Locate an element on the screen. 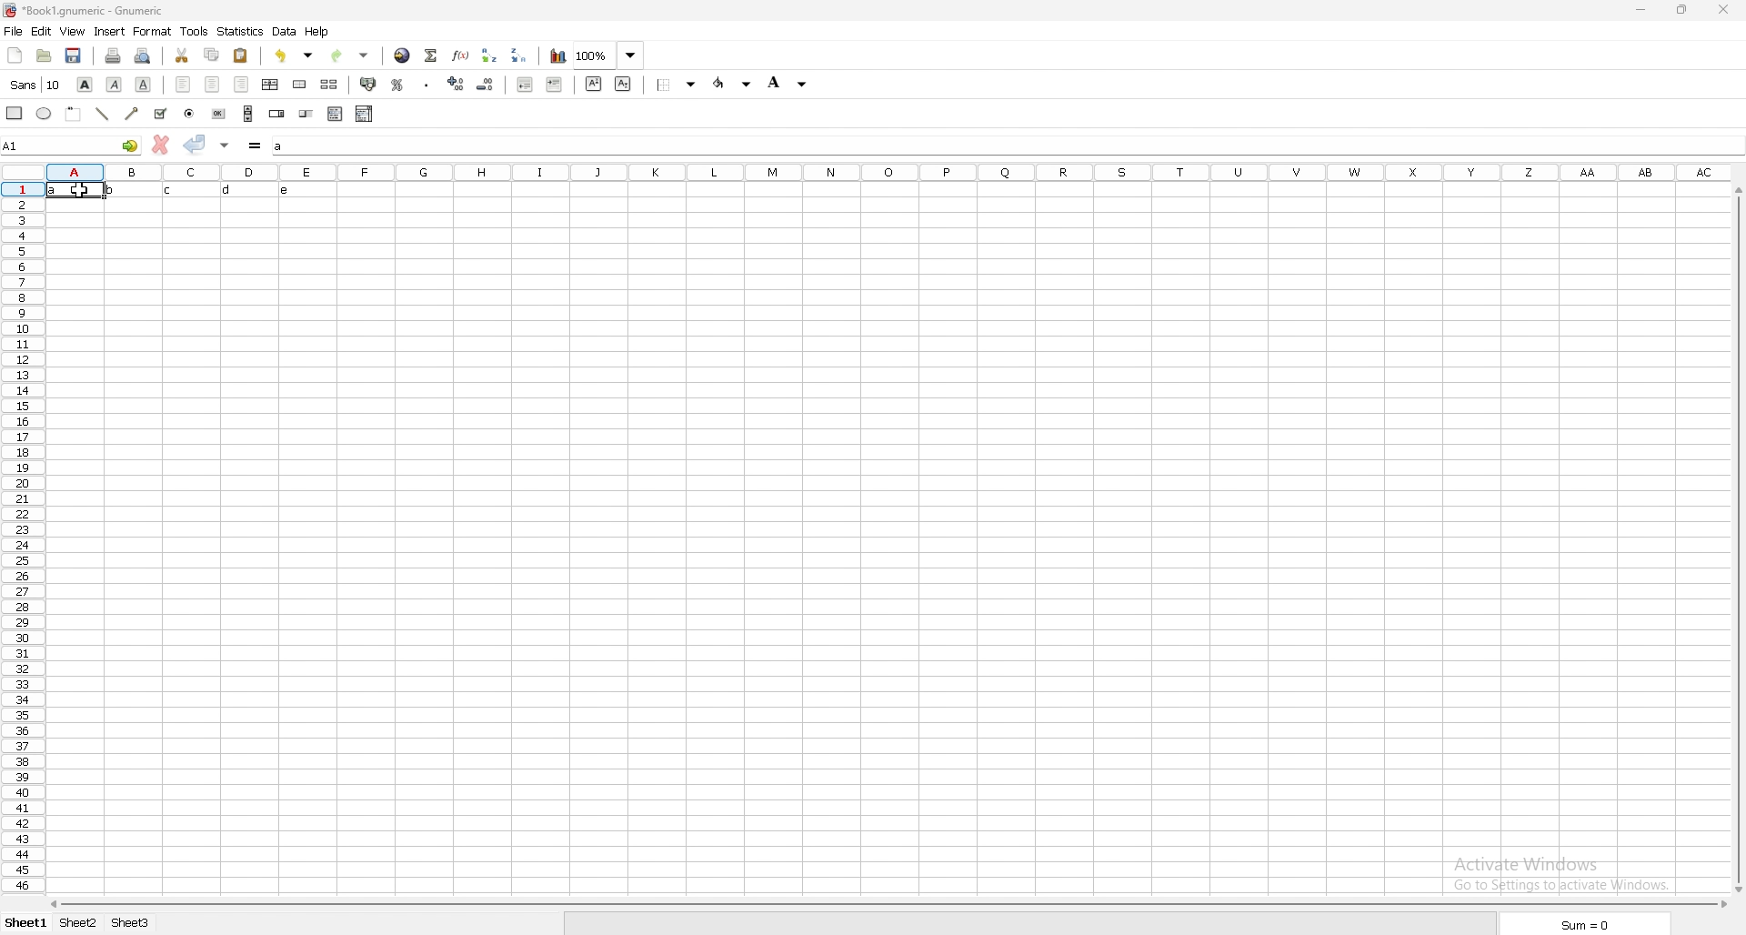  deecrease indent is located at coordinates (525, 85).